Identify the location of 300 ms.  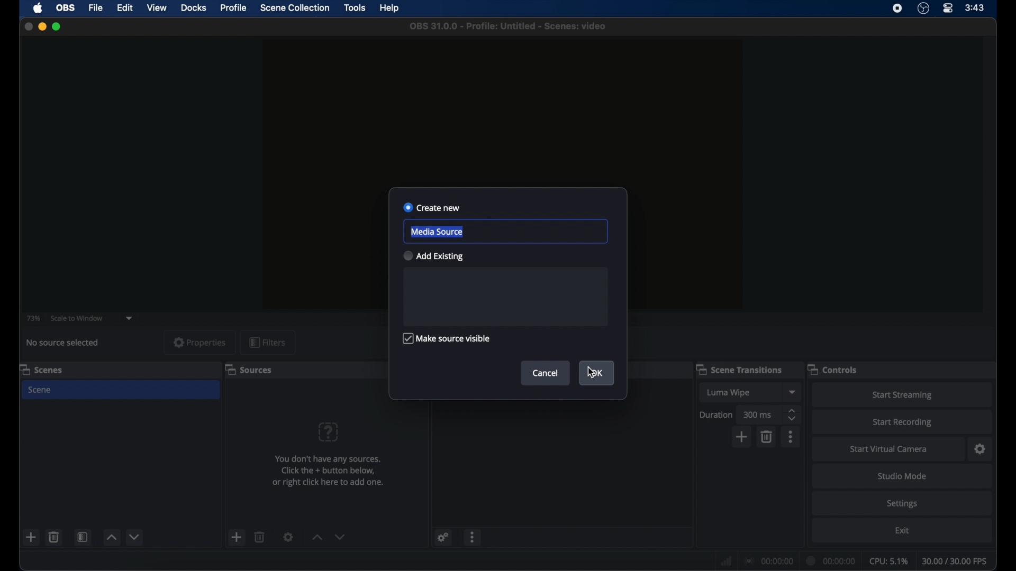
(759, 414).